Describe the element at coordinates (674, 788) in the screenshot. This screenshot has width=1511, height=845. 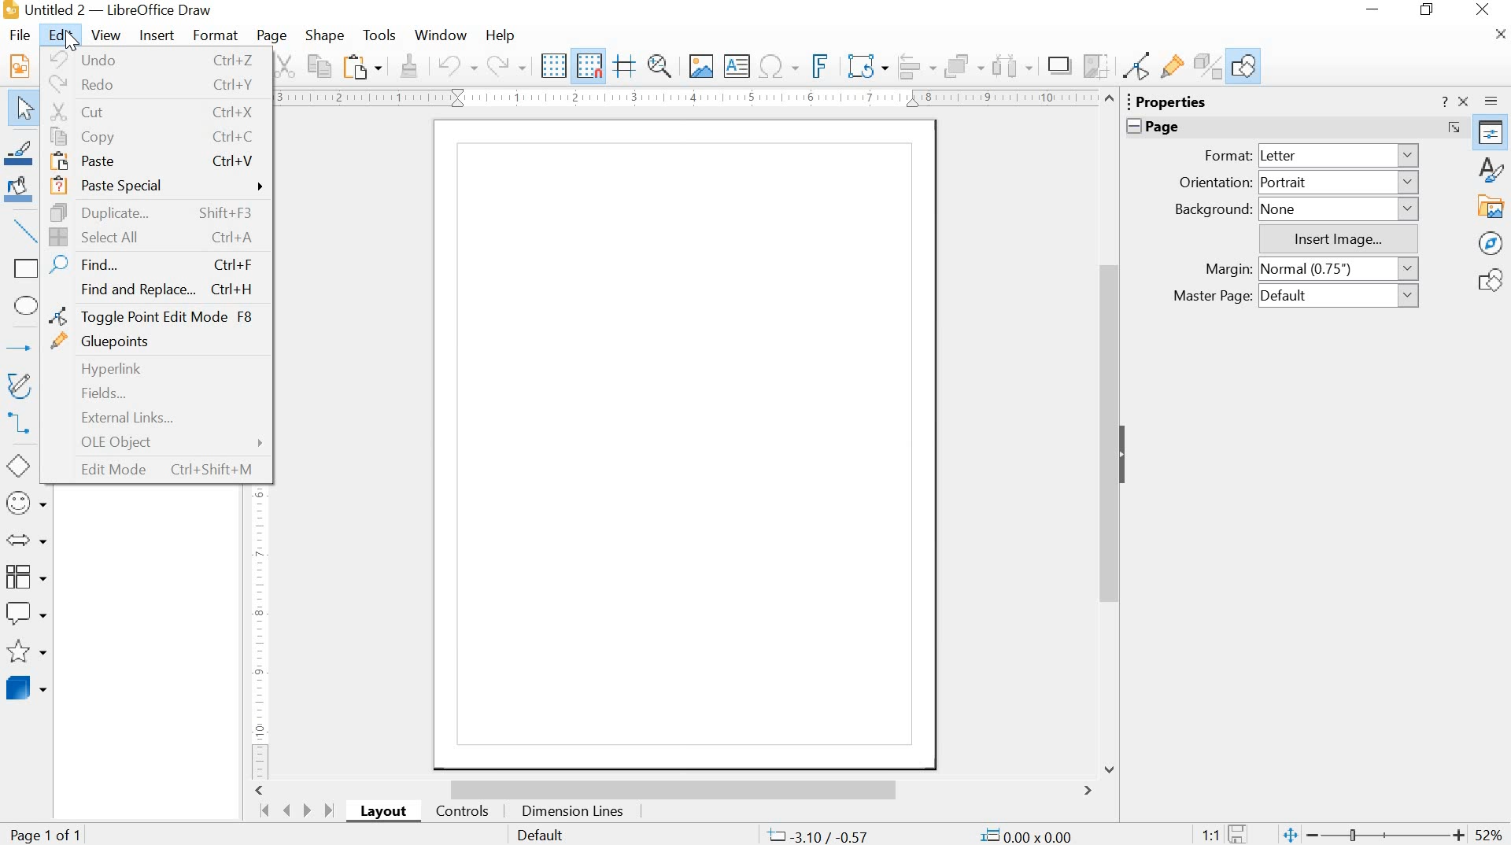
I see `scrollbar` at that location.